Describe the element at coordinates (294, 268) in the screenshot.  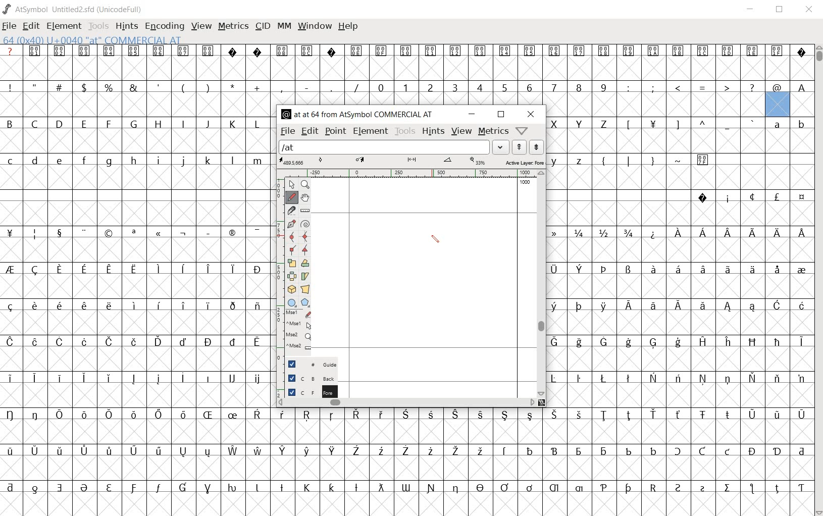
I see `editing tools` at that location.